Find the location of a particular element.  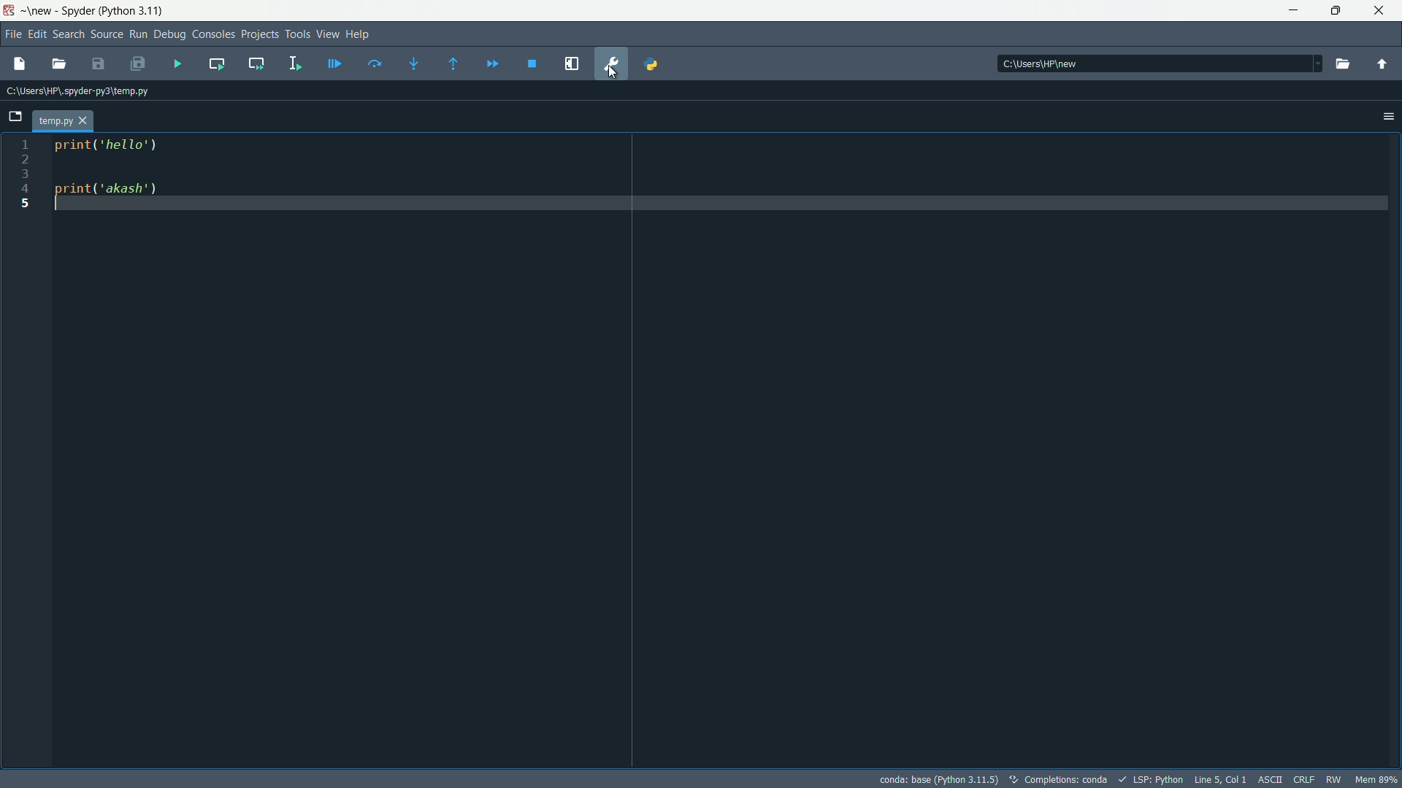

run selection is located at coordinates (293, 65).